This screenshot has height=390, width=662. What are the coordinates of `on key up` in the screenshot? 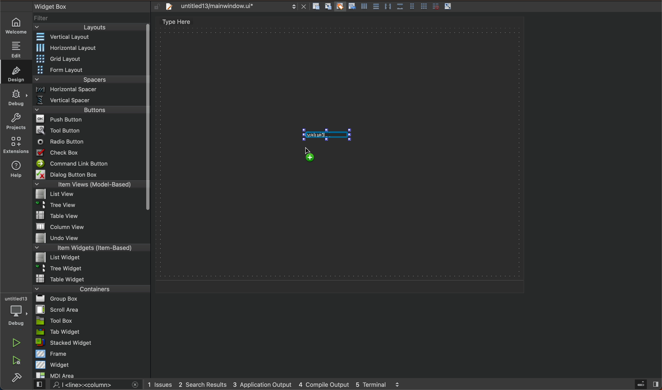 It's located at (337, 154).